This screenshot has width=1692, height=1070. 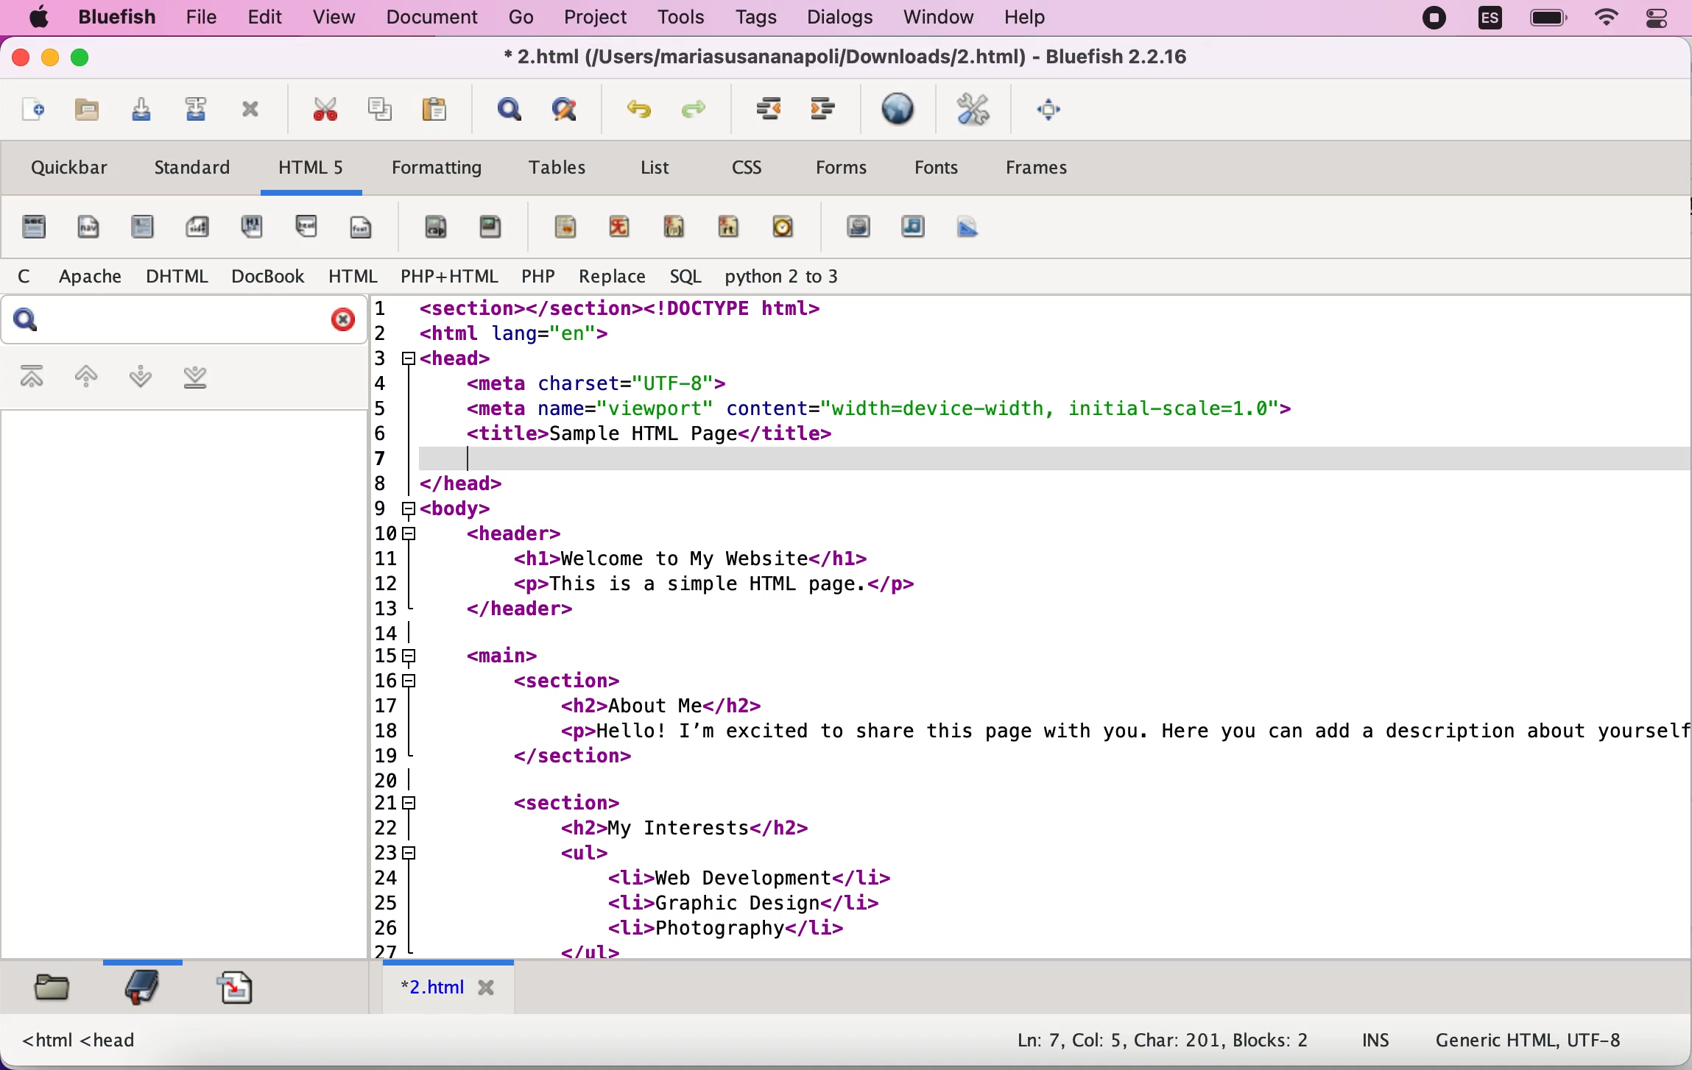 I want to click on <html <head, so click(x=82, y=1042).